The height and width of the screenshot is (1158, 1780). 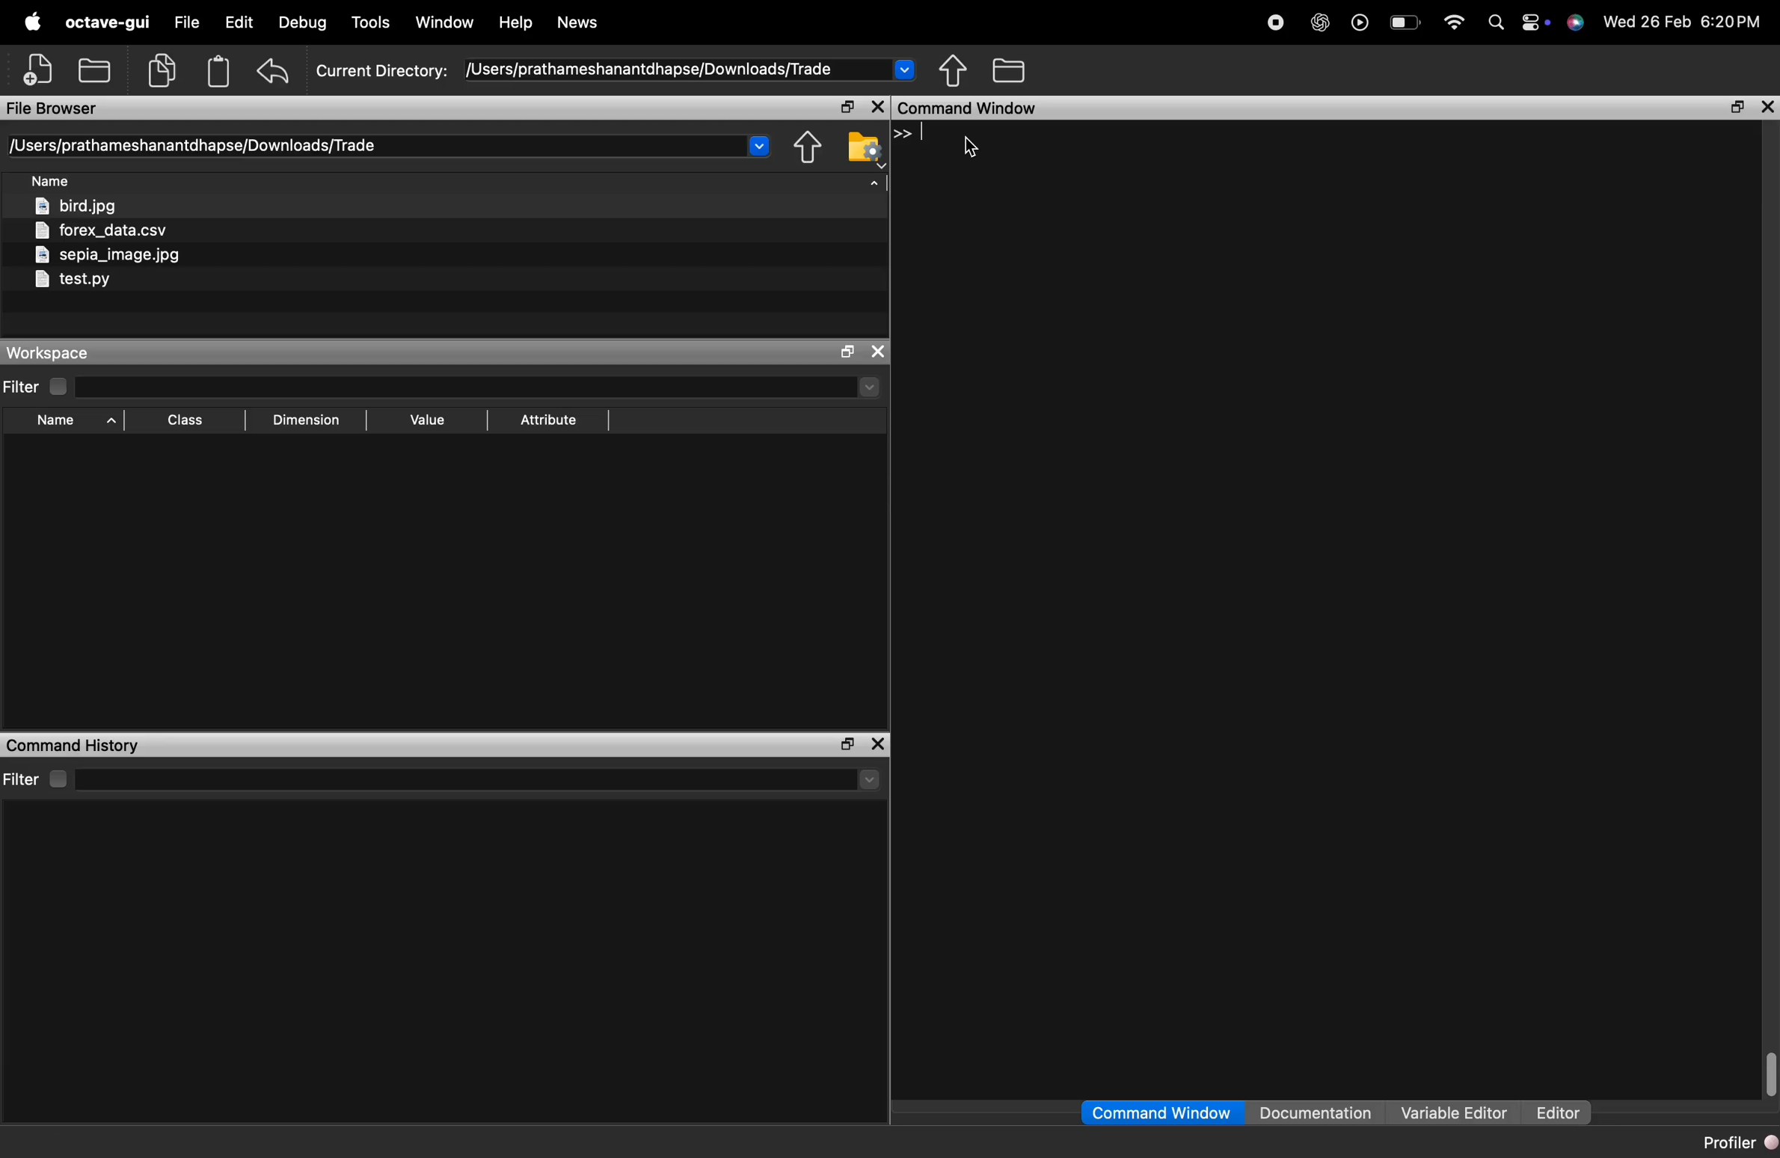 I want to click on News, so click(x=579, y=22).